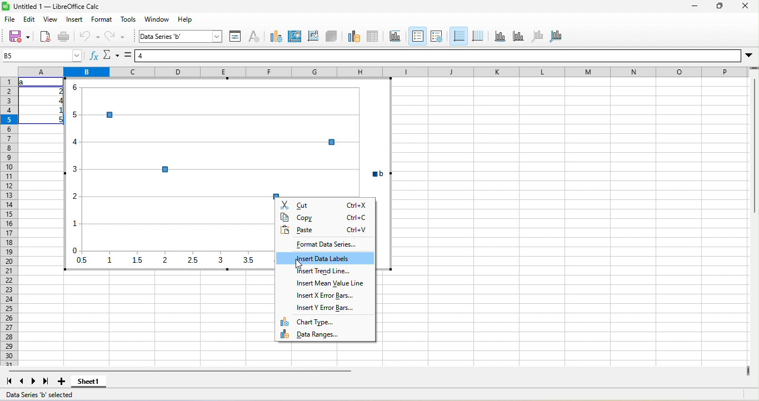 The height and width of the screenshot is (401, 759). Describe the element at coordinates (556, 37) in the screenshot. I see `all axes` at that location.